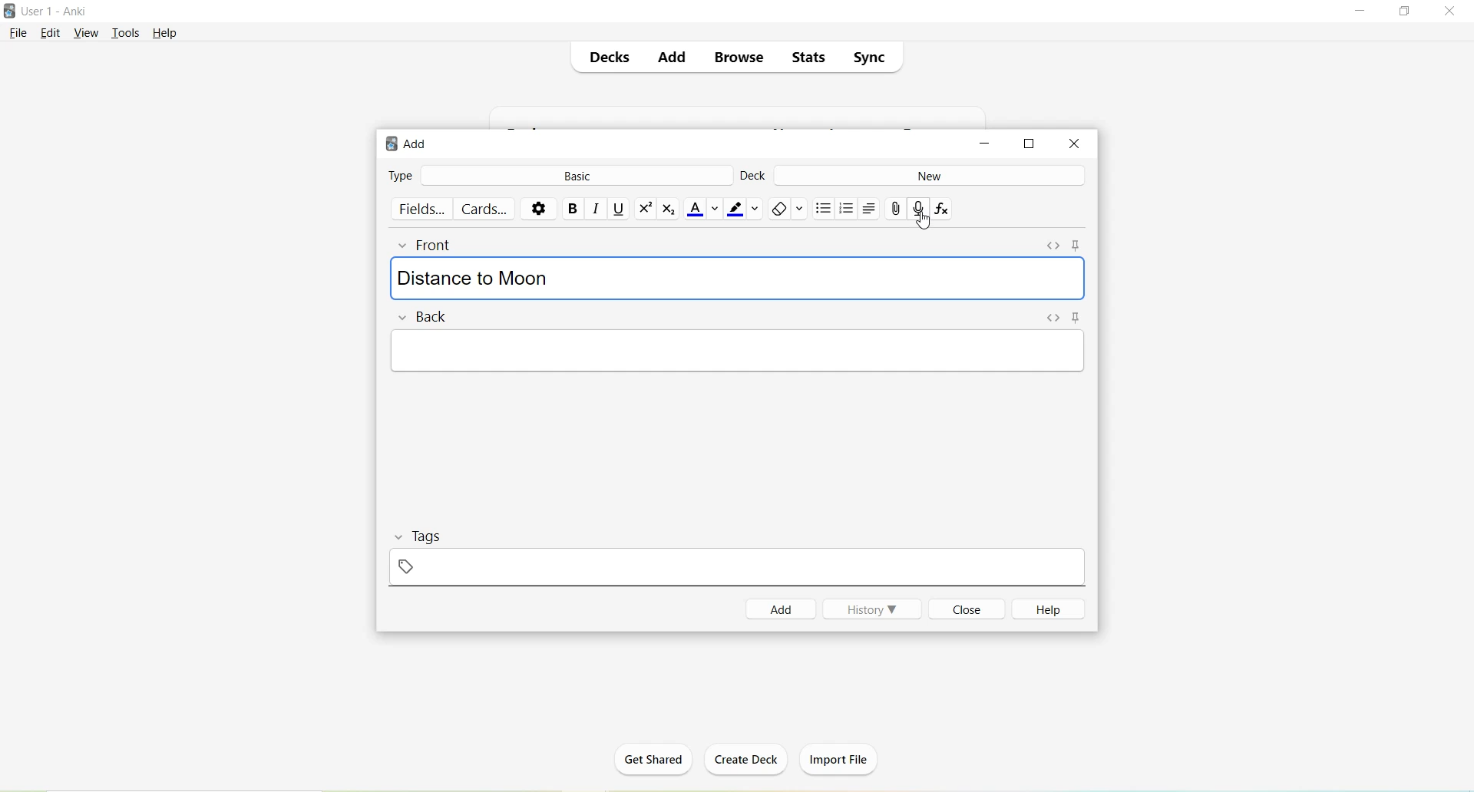 This screenshot has height=792, width=1474. I want to click on Record Audio, so click(918, 209).